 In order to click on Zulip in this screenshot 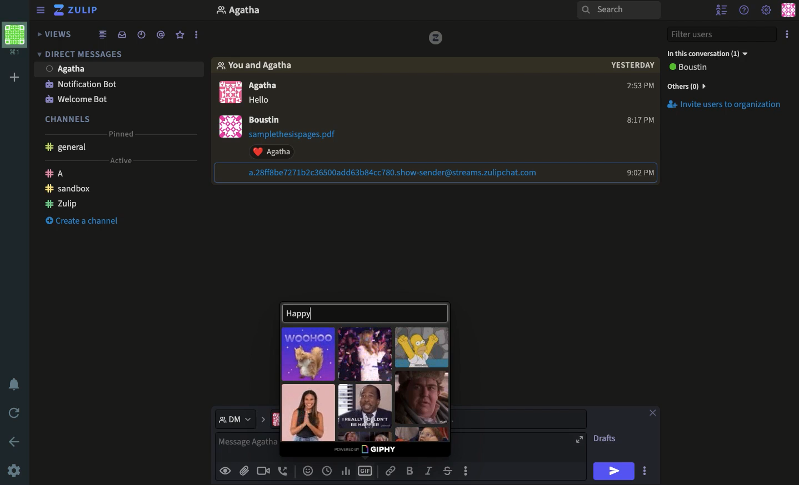, I will do `click(61, 205)`.